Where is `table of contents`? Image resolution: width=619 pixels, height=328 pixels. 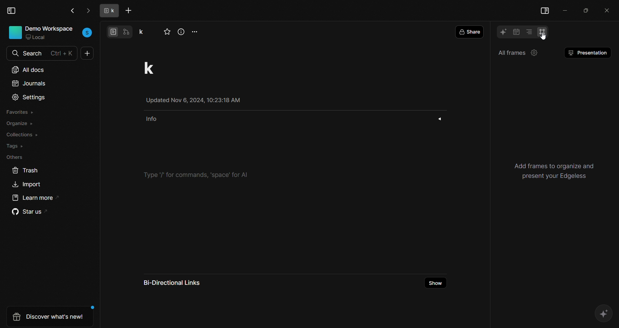
table of contents is located at coordinates (529, 31).